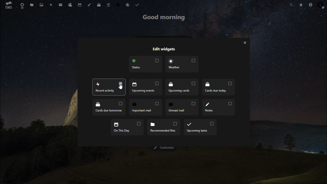  I want to click on exit, so click(244, 43).